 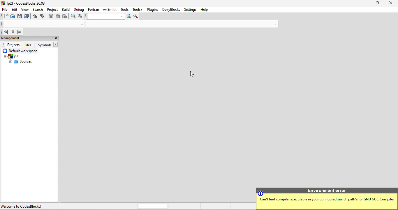 I want to click on tools++, so click(x=138, y=10).